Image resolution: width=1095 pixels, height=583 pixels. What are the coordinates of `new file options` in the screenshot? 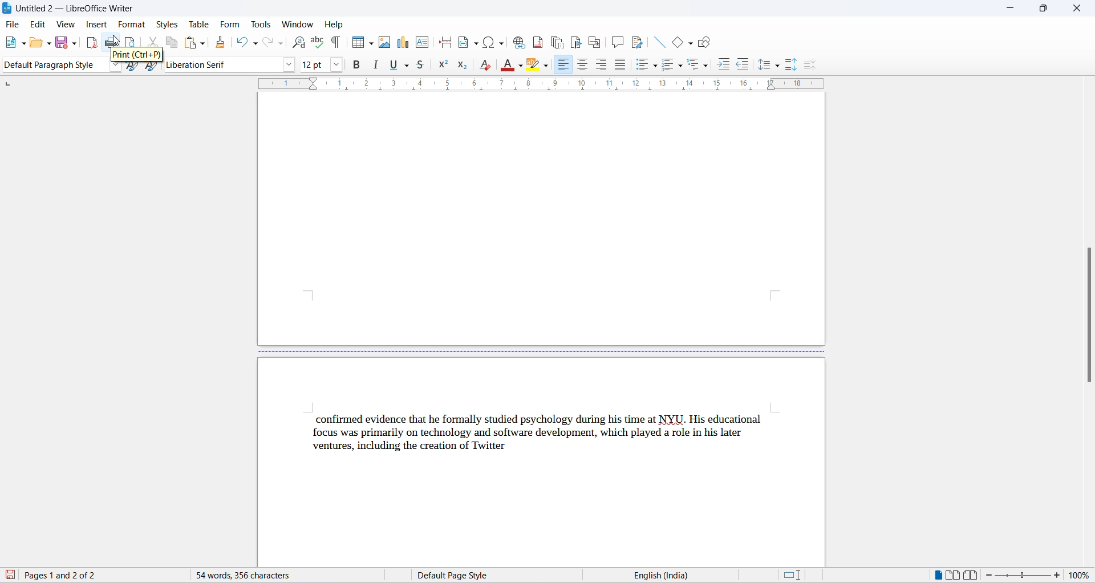 It's located at (23, 44).